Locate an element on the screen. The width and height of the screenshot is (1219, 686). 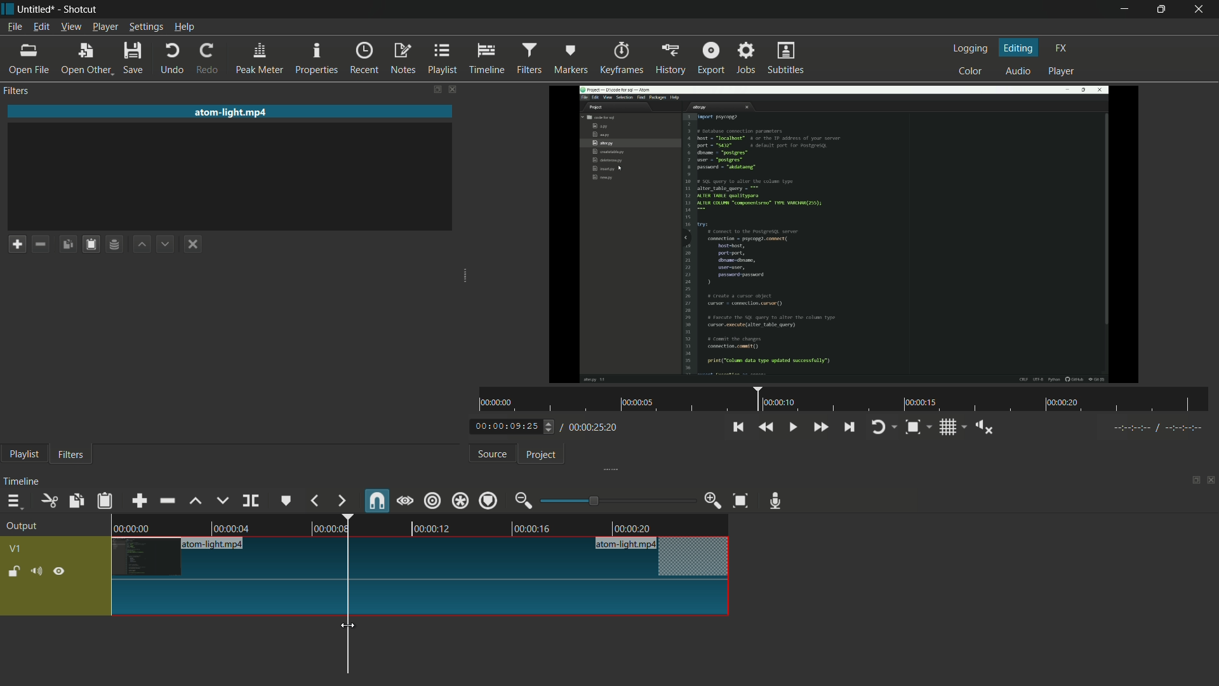
notes is located at coordinates (403, 59).